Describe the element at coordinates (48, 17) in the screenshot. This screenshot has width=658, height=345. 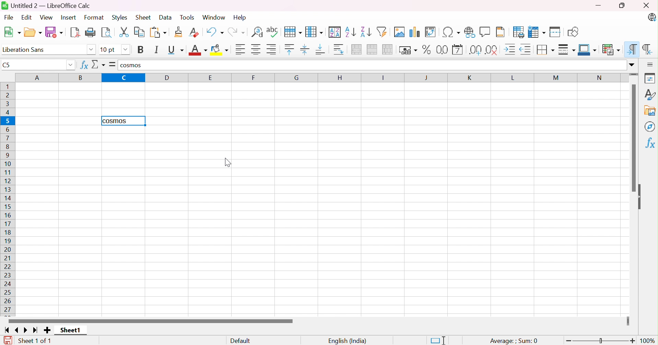
I see `` at that location.